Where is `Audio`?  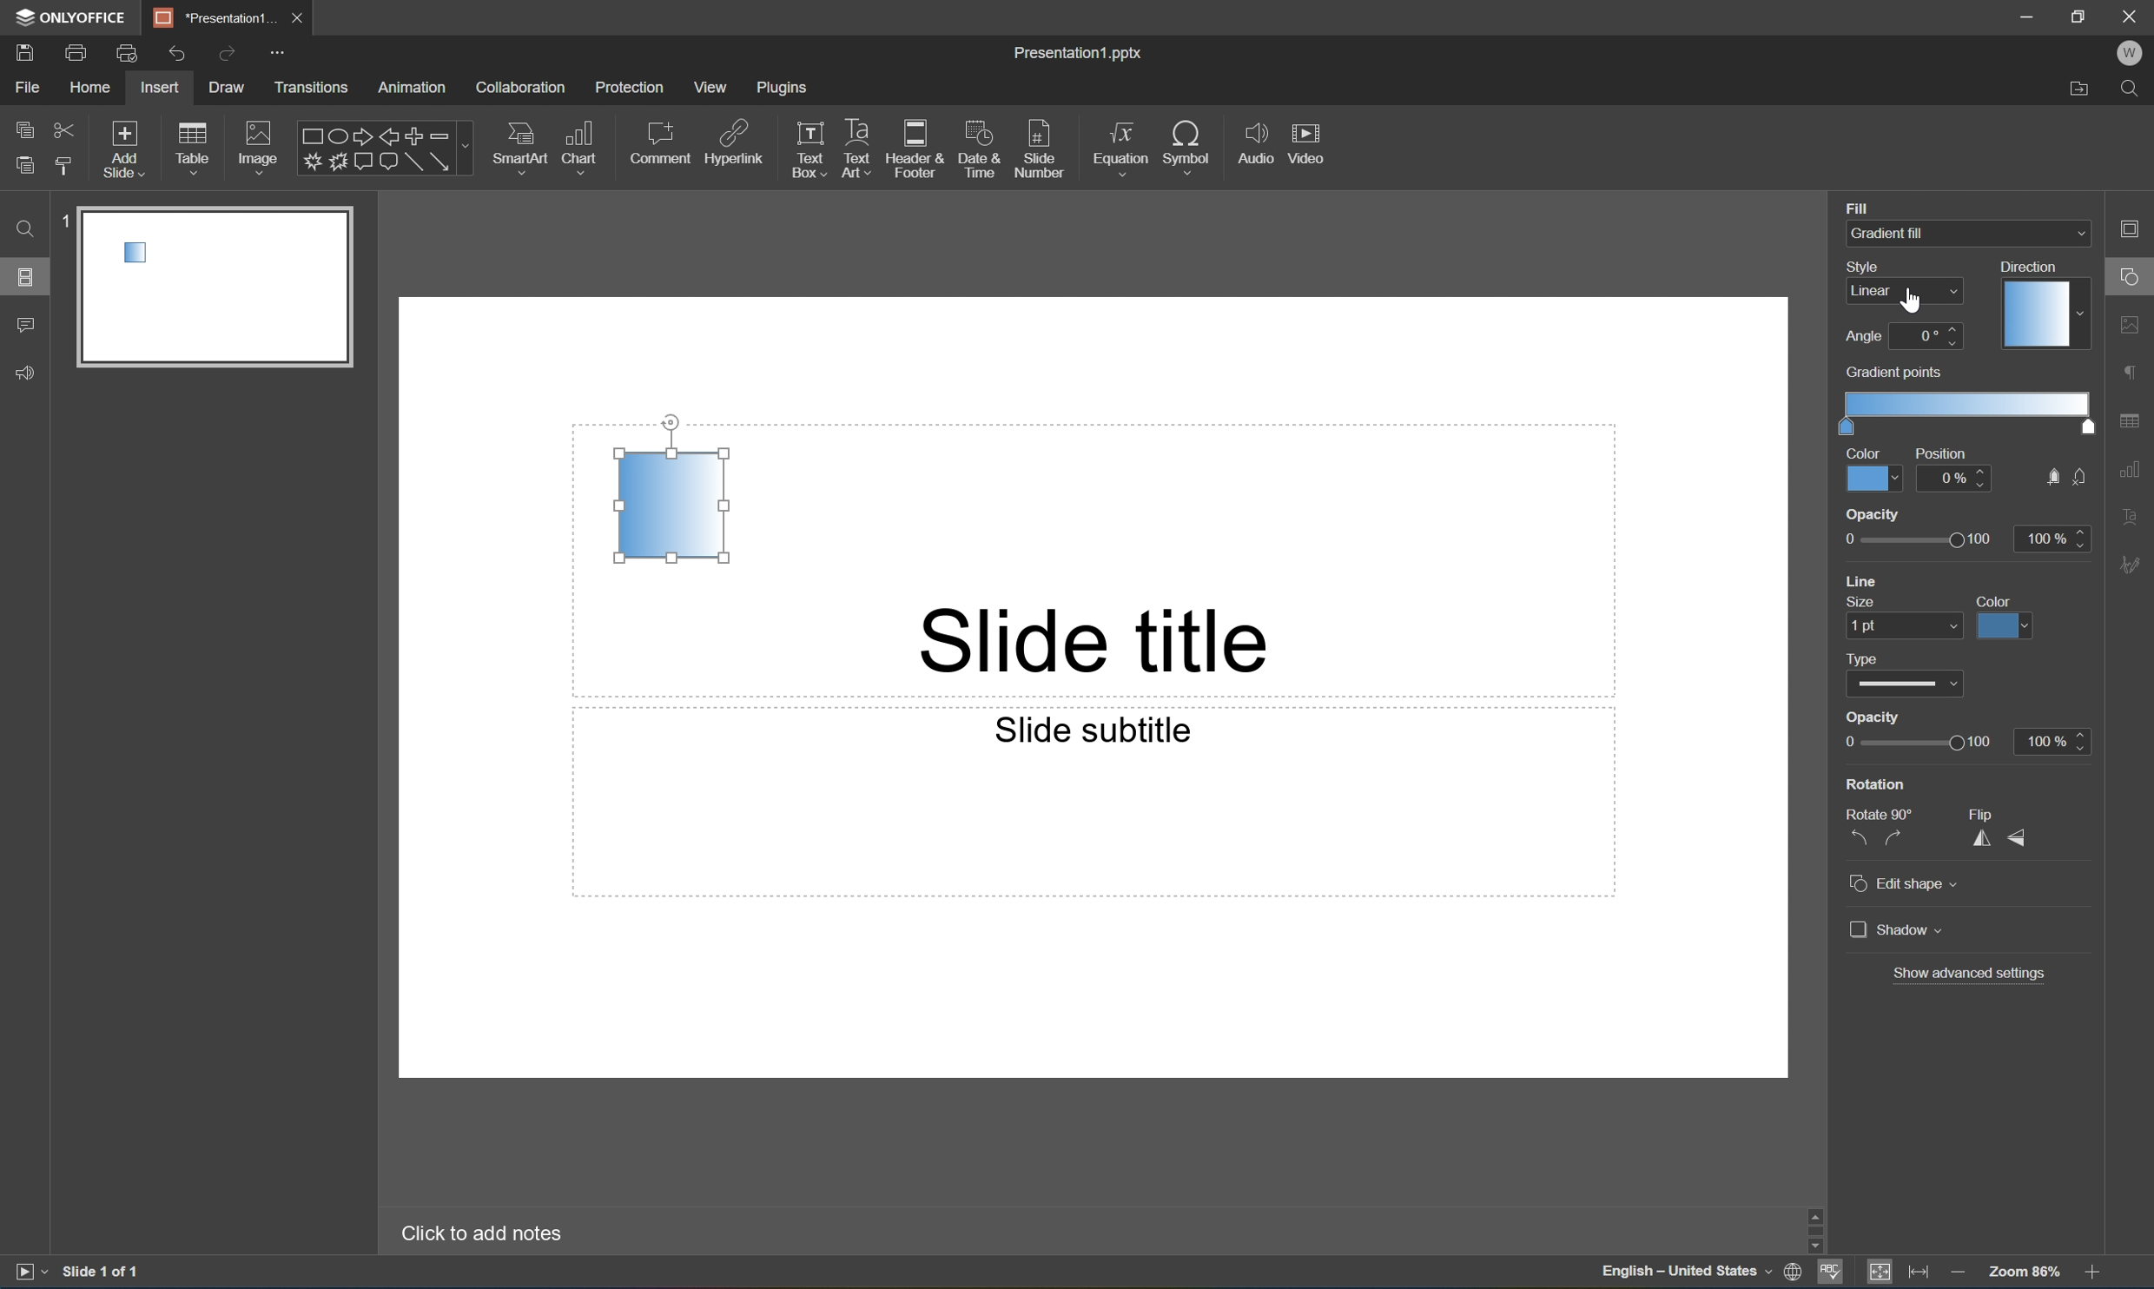 Audio is located at coordinates (1256, 142).